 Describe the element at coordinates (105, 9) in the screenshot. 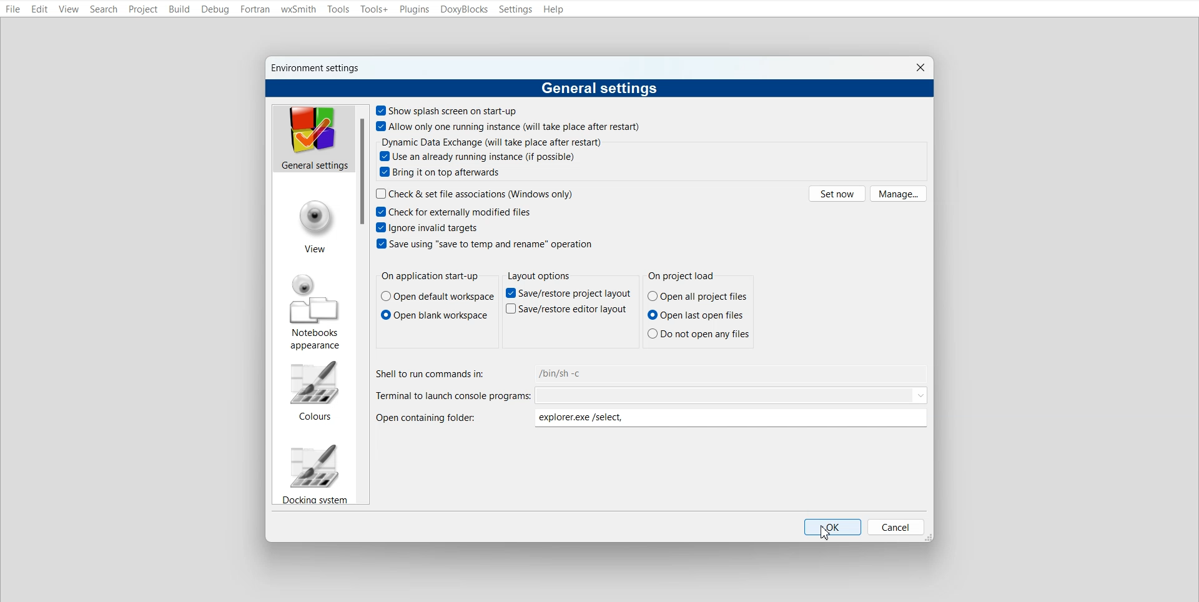

I see `Search` at that location.